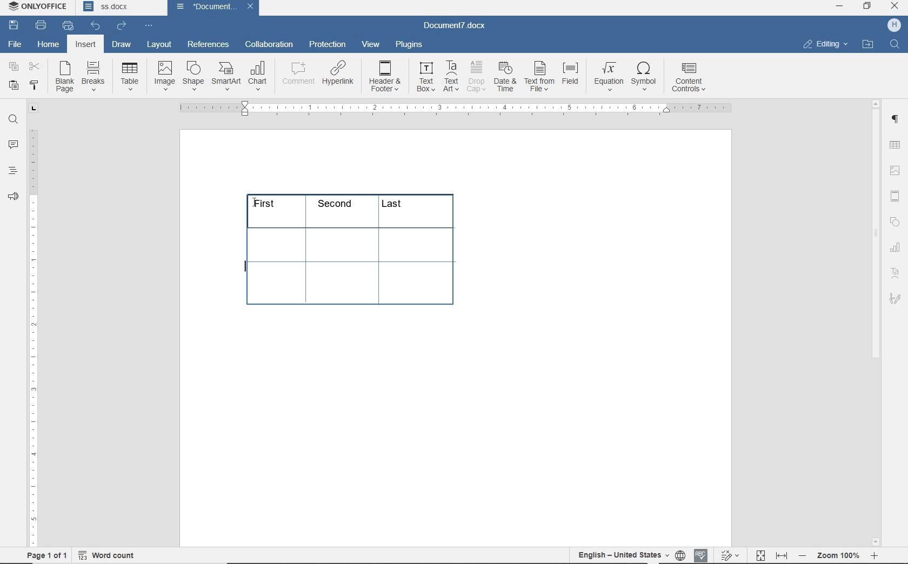 The image size is (908, 564). Describe the element at coordinates (14, 145) in the screenshot. I see `comments` at that location.